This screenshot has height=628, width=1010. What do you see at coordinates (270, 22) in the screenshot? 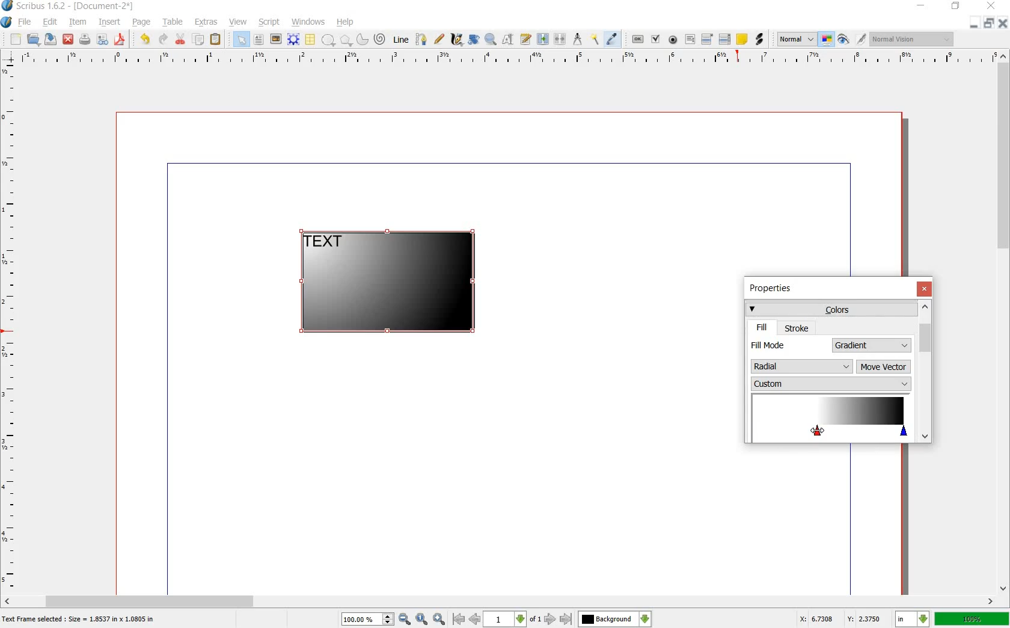
I see `script` at bounding box center [270, 22].